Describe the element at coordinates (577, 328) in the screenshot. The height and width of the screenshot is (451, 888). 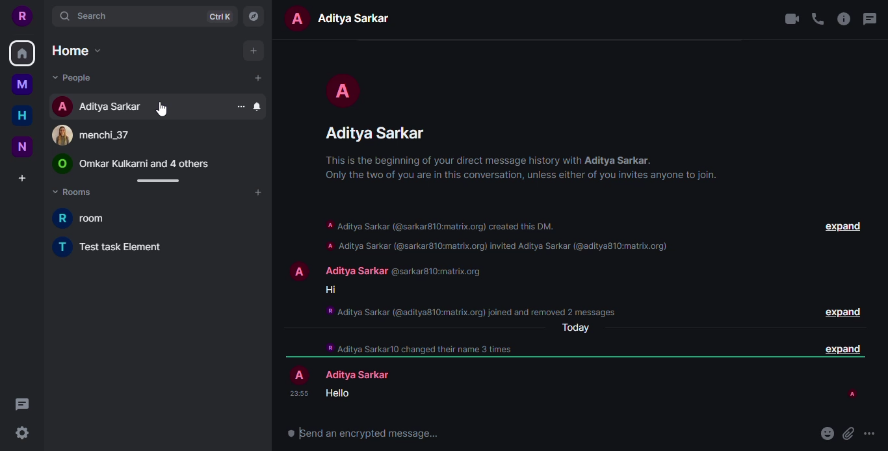
I see `today` at that location.